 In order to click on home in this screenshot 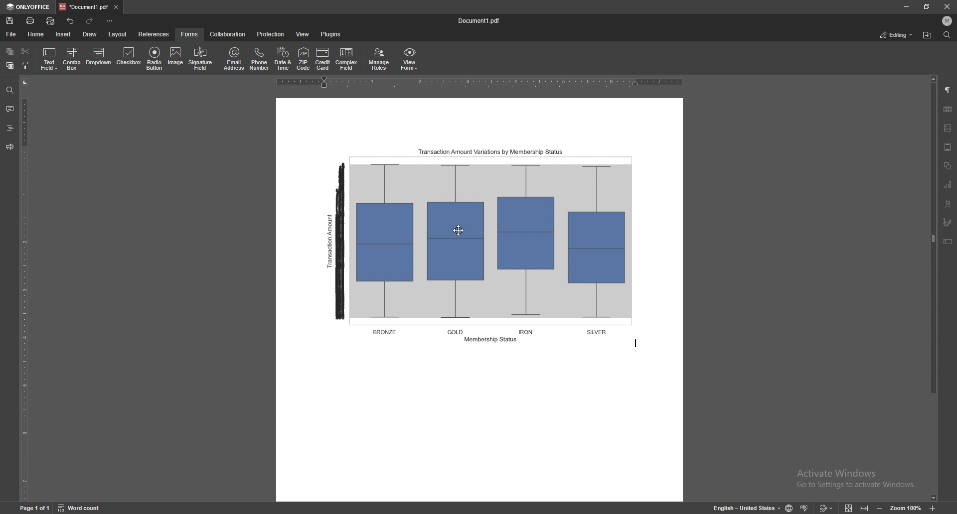, I will do `click(36, 34)`.